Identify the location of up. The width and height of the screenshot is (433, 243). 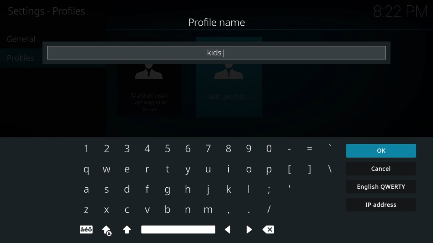
(127, 230).